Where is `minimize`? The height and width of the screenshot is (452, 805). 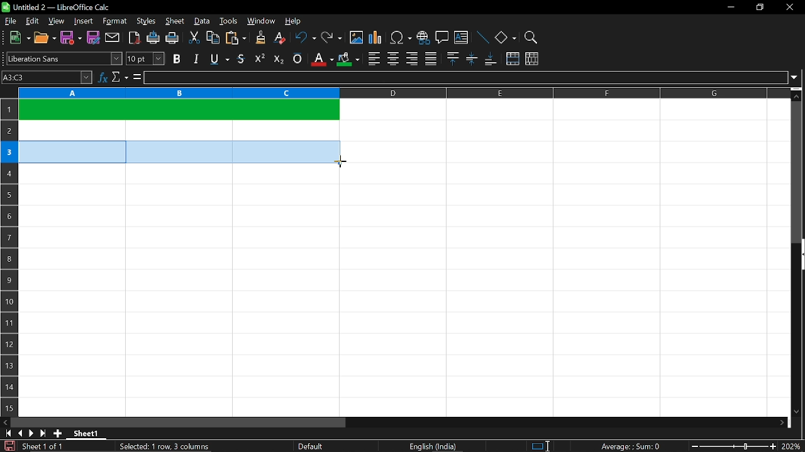
minimize is located at coordinates (731, 6).